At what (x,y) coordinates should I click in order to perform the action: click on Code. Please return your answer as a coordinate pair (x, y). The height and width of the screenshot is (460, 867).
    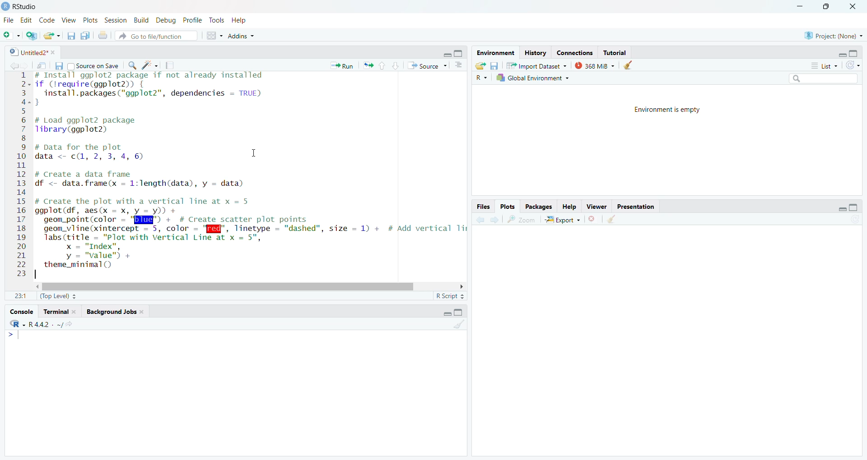
    Looking at the image, I should click on (48, 21).